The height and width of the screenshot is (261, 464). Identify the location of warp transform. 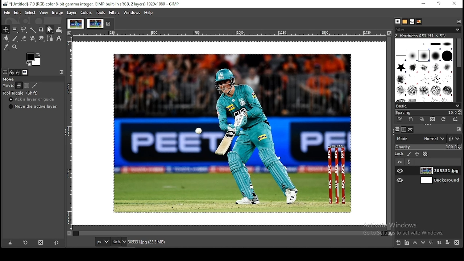
(61, 30).